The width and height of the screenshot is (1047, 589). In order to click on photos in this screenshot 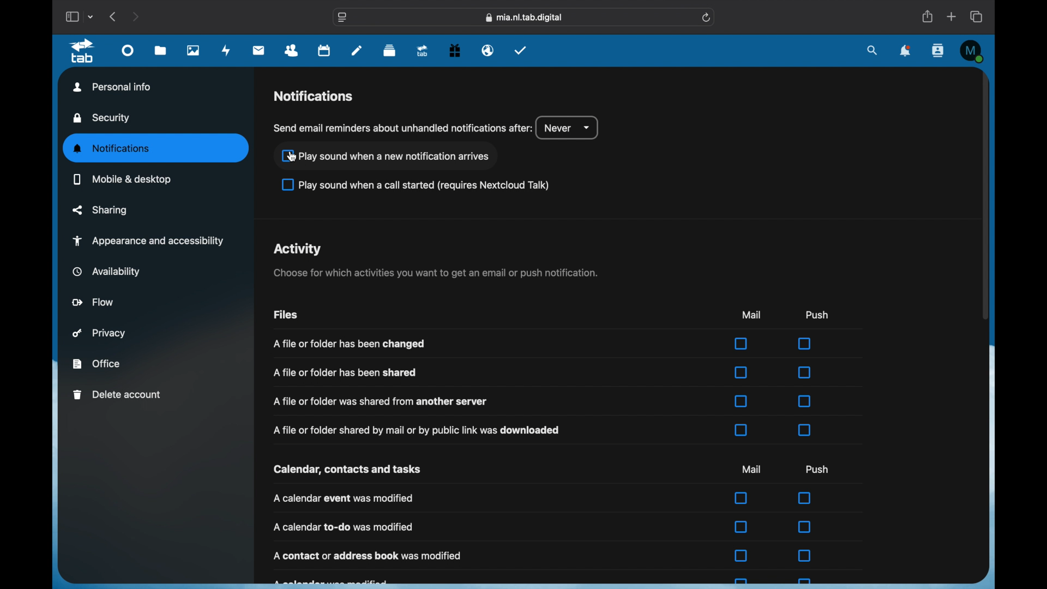, I will do `click(193, 51)`.